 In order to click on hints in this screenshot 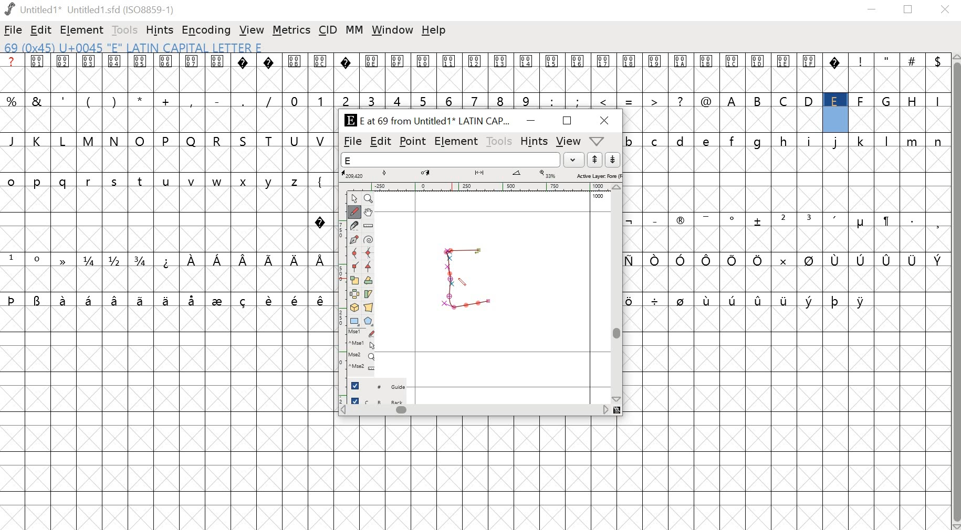, I will do `click(534, 141)`.